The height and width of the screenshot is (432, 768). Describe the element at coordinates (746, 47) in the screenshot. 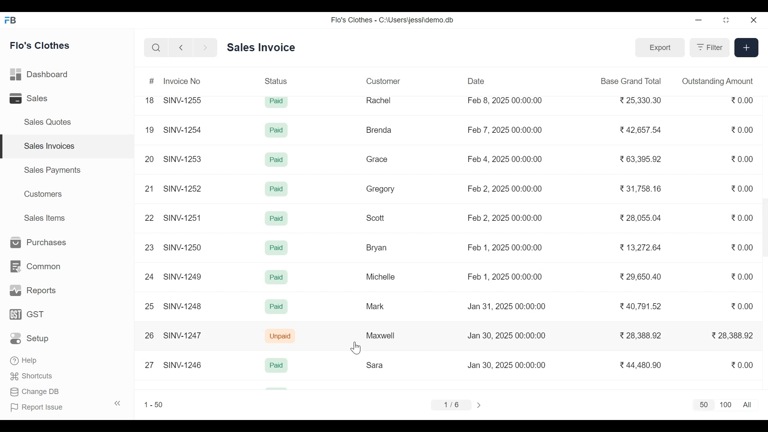

I see `Create` at that location.